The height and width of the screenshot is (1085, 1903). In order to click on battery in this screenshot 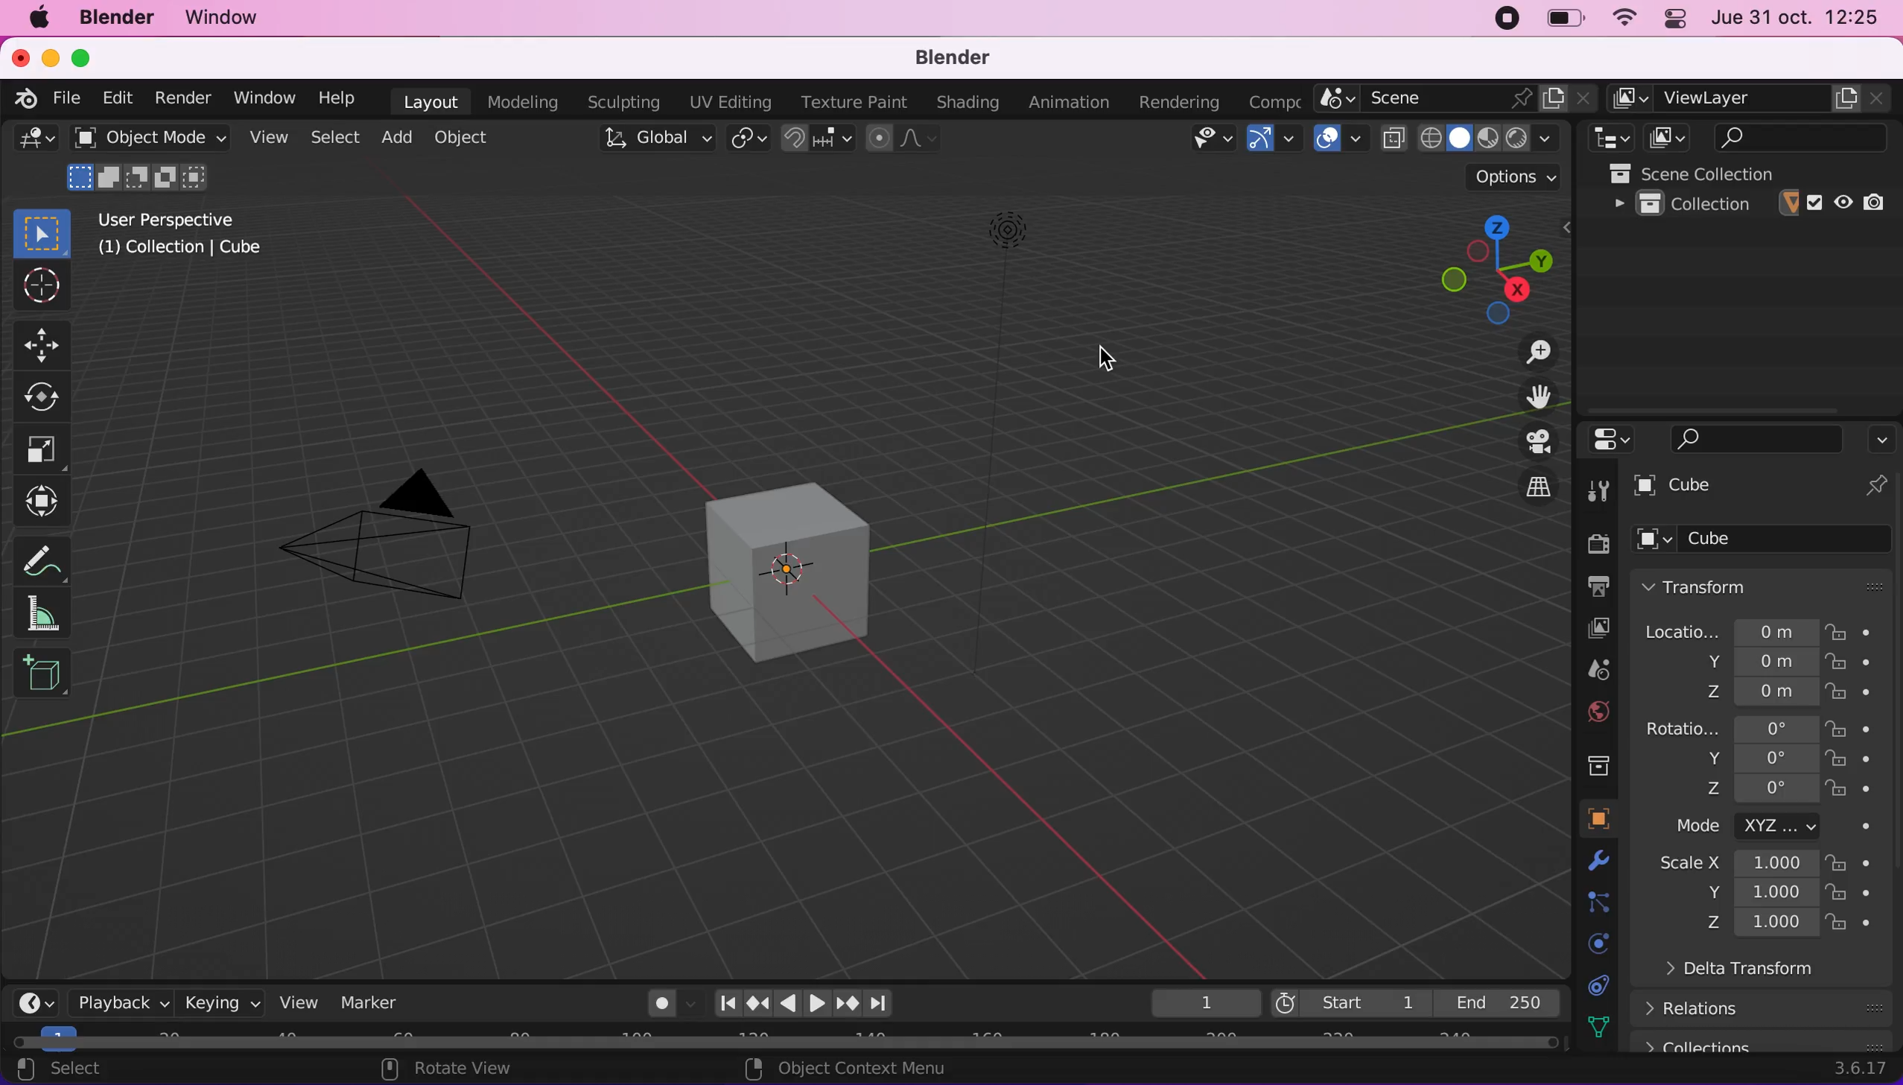, I will do `click(1560, 19)`.